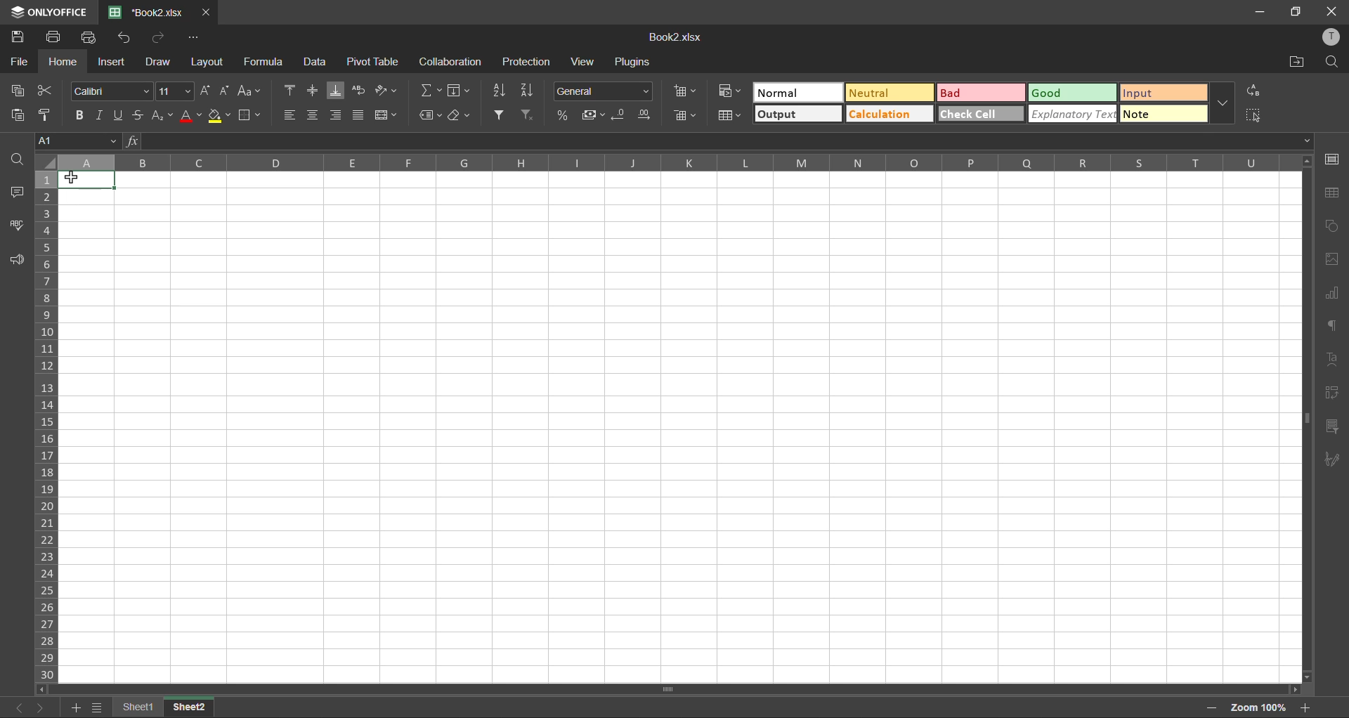 This screenshot has width=1349, height=718. I want to click on formula bar, so click(719, 141).